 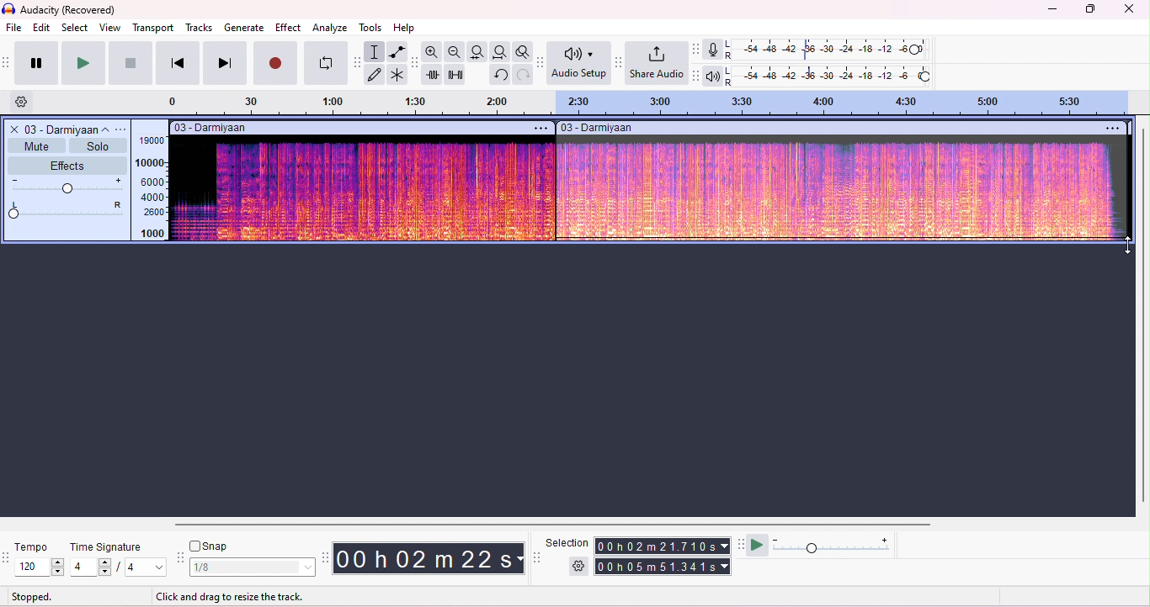 What do you see at coordinates (331, 28) in the screenshot?
I see `analyze` at bounding box center [331, 28].